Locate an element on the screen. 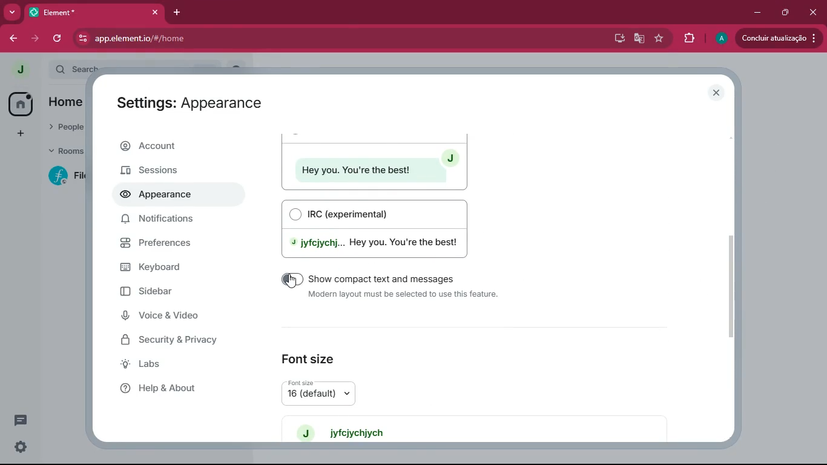 The width and height of the screenshot is (827, 465). more is located at coordinates (13, 13).